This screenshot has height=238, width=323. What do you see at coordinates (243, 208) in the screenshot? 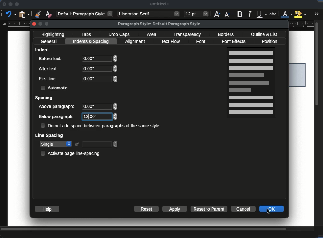
I see `cancel` at bounding box center [243, 208].